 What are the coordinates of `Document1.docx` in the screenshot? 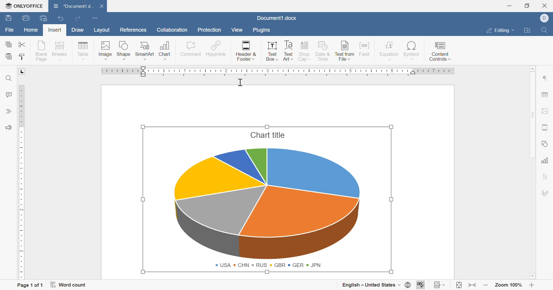 It's located at (75, 6).